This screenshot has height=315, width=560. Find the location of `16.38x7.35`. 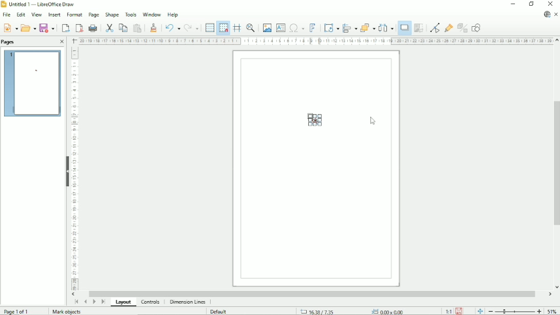

16.38x7.35 is located at coordinates (316, 311).